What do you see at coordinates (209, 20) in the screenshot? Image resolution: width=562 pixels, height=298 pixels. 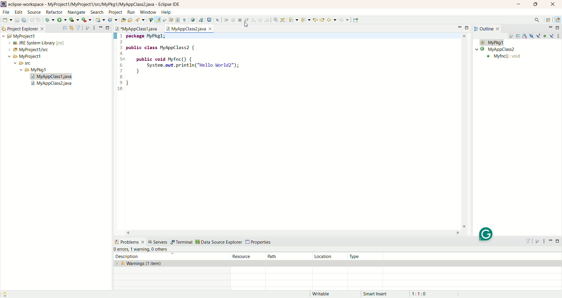 I see `open a terminal` at bounding box center [209, 20].